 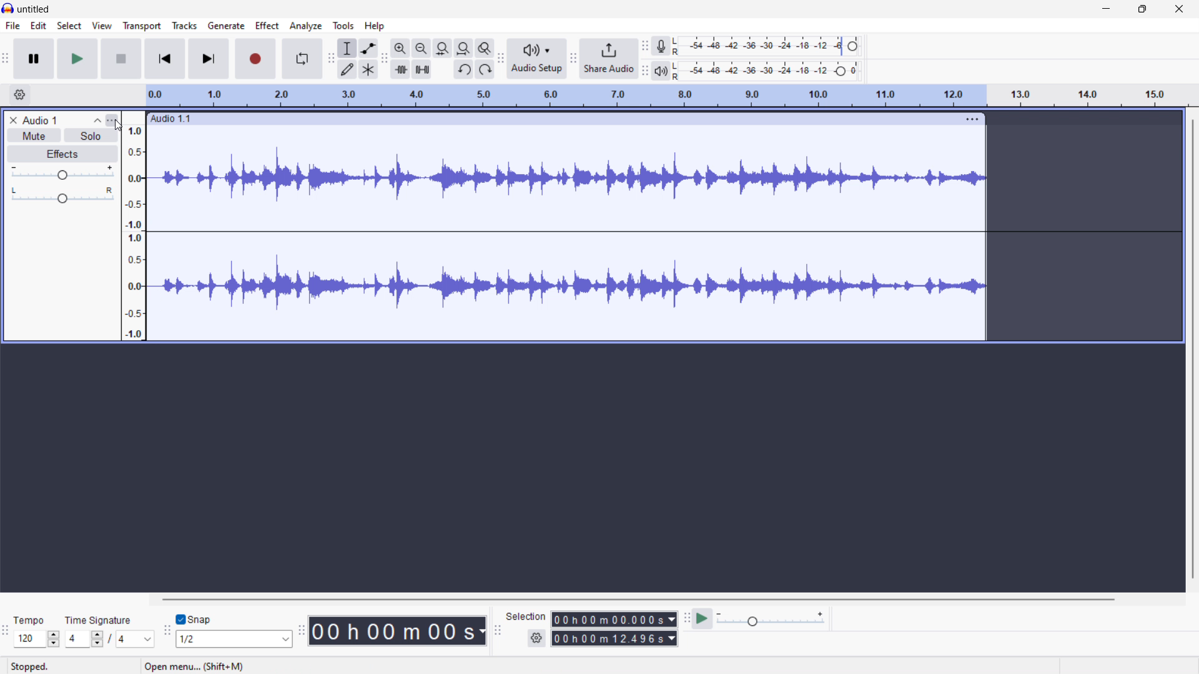 What do you see at coordinates (302, 59) in the screenshot?
I see `enable loop` at bounding box center [302, 59].